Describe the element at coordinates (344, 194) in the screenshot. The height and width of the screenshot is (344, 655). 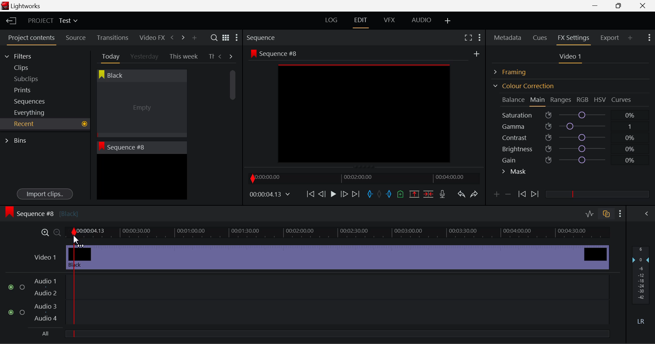
I see `Go Forward` at that location.